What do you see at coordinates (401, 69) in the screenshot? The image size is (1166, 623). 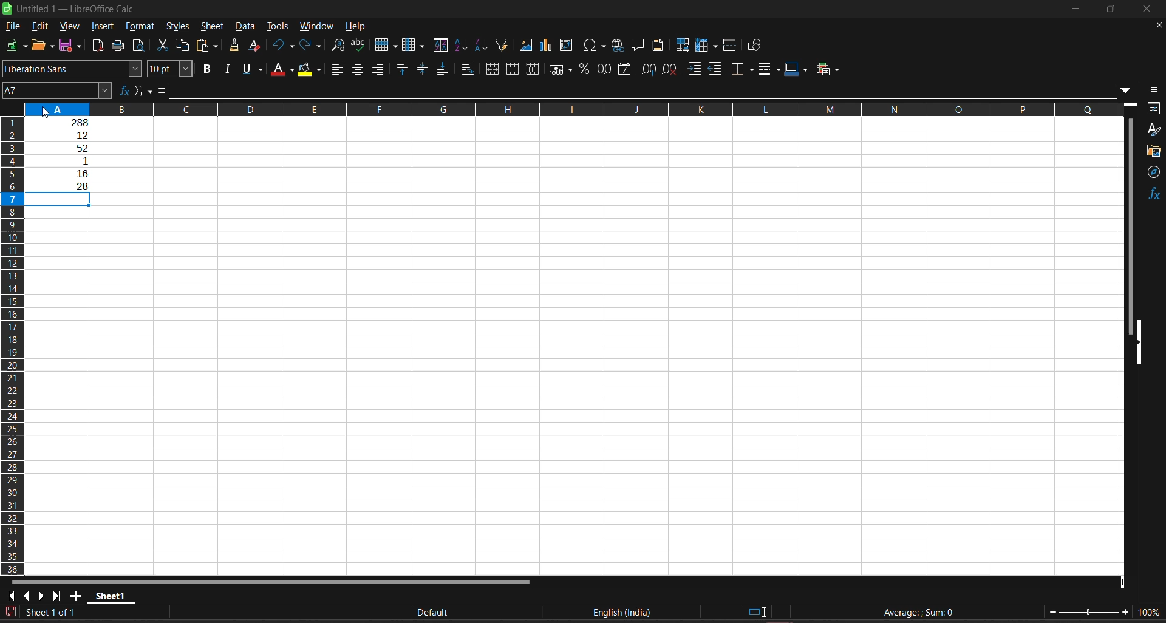 I see `align top` at bounding box center [401, 69].